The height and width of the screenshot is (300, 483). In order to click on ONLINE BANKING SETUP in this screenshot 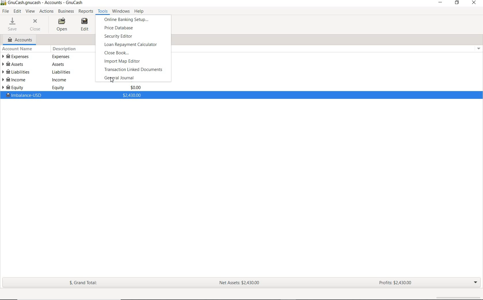, I will do `click(129, 20)`.